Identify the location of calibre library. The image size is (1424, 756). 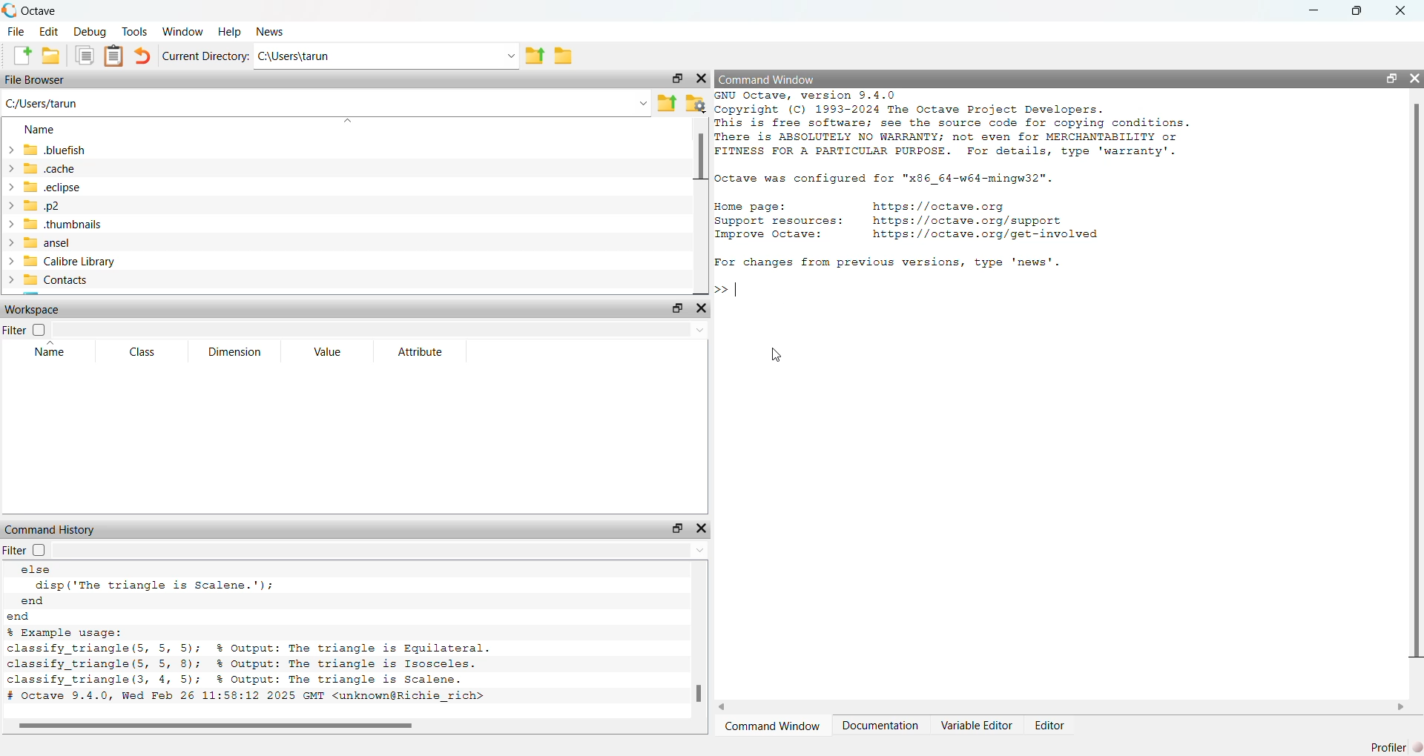
(63, 262).